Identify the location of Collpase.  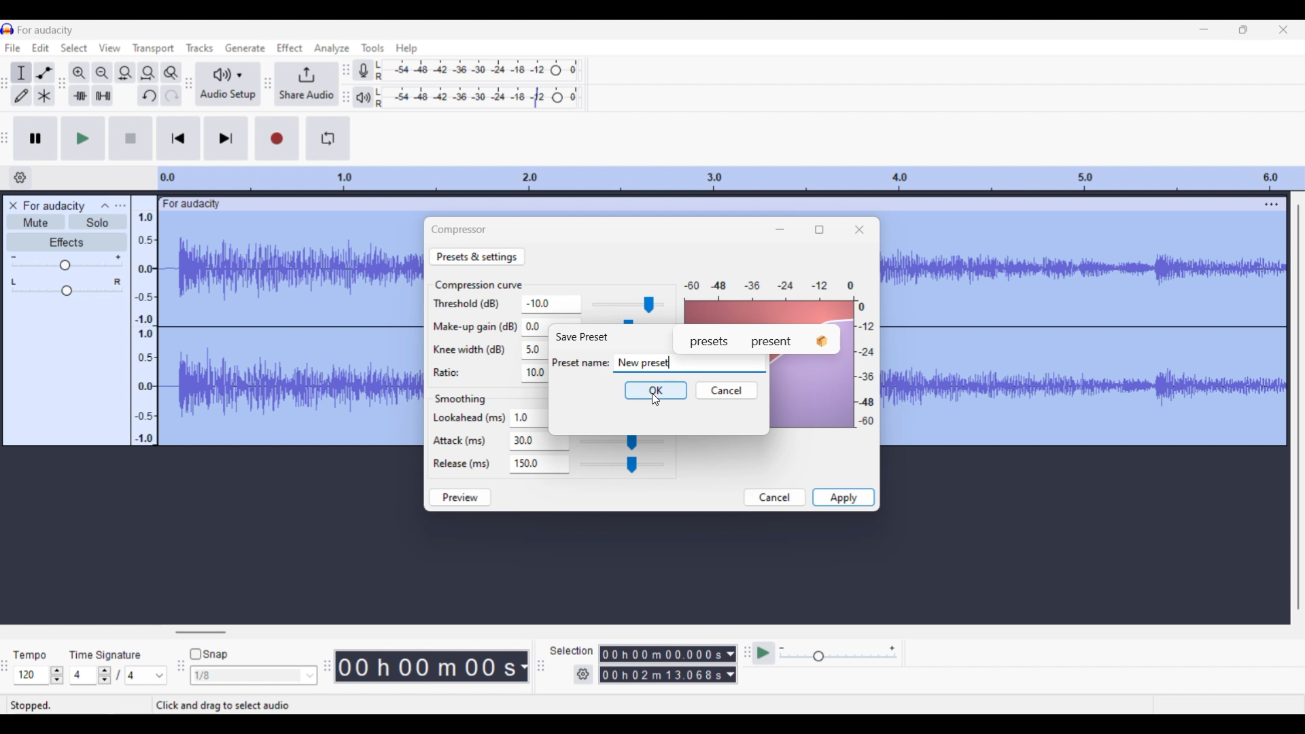
(106, 205).